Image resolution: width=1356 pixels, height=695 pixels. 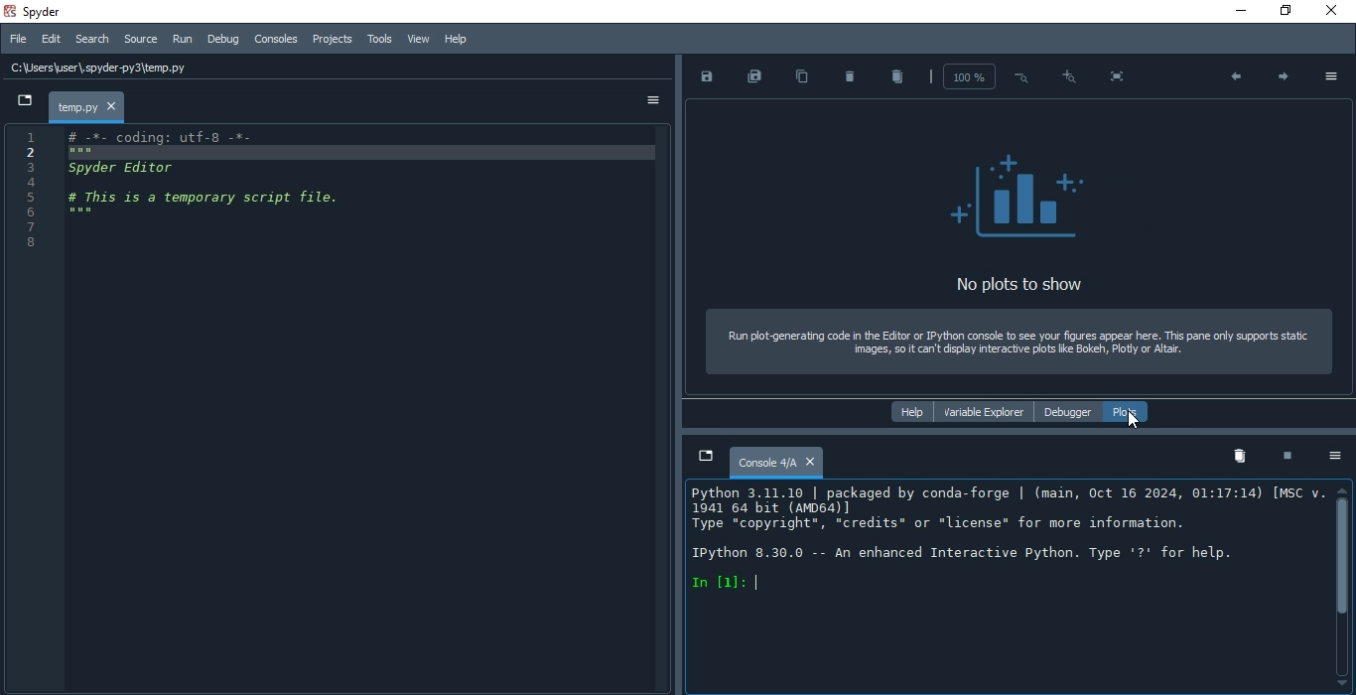 I want to click on File , so click(x=17, y=39).